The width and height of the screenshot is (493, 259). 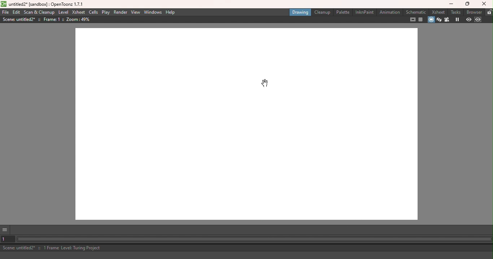 What do you see at coordinates (440, 19) in the screenshot?
I see `3D view` at bounding box center [440, 19].